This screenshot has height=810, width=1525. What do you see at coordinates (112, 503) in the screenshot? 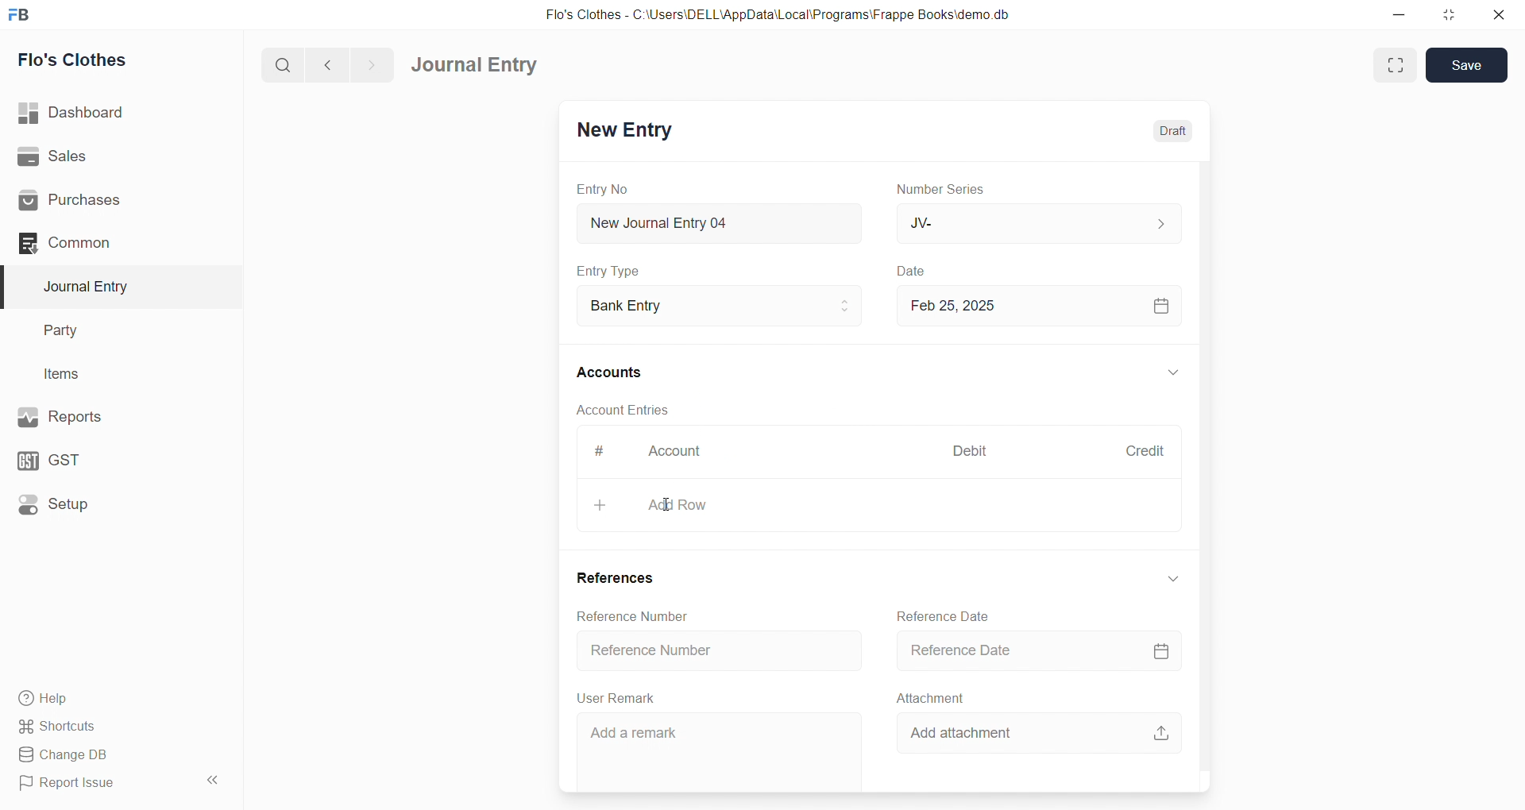
I see `Setup` at bounding box center [112, 503].